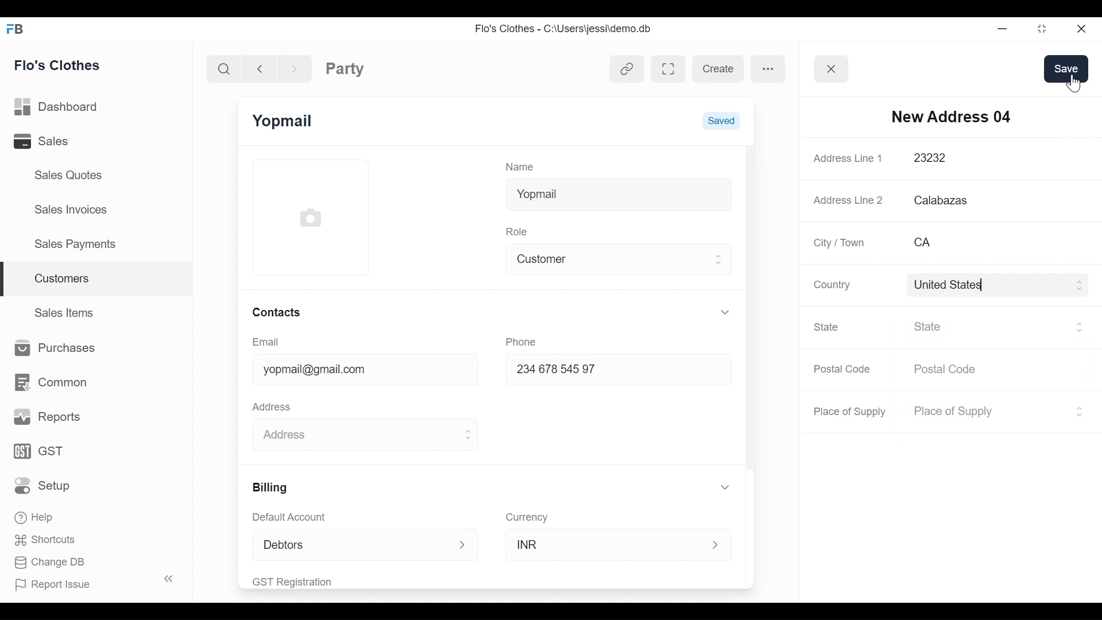 Image resolution: width=1102 pixels, height=620 pixels. What do you see at coordinates (990, 326) in the screenshot?
I see `State` at bounding box center [990, 326].